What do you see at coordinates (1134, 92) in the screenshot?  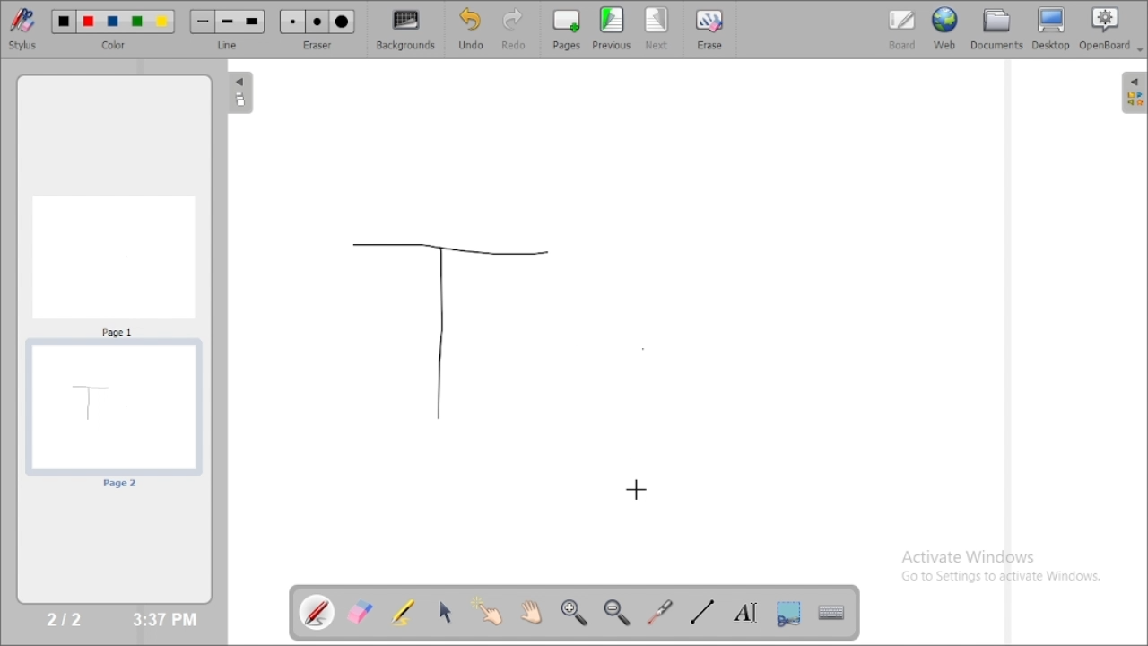 I see `The library` at bounding box center [1134, 92].